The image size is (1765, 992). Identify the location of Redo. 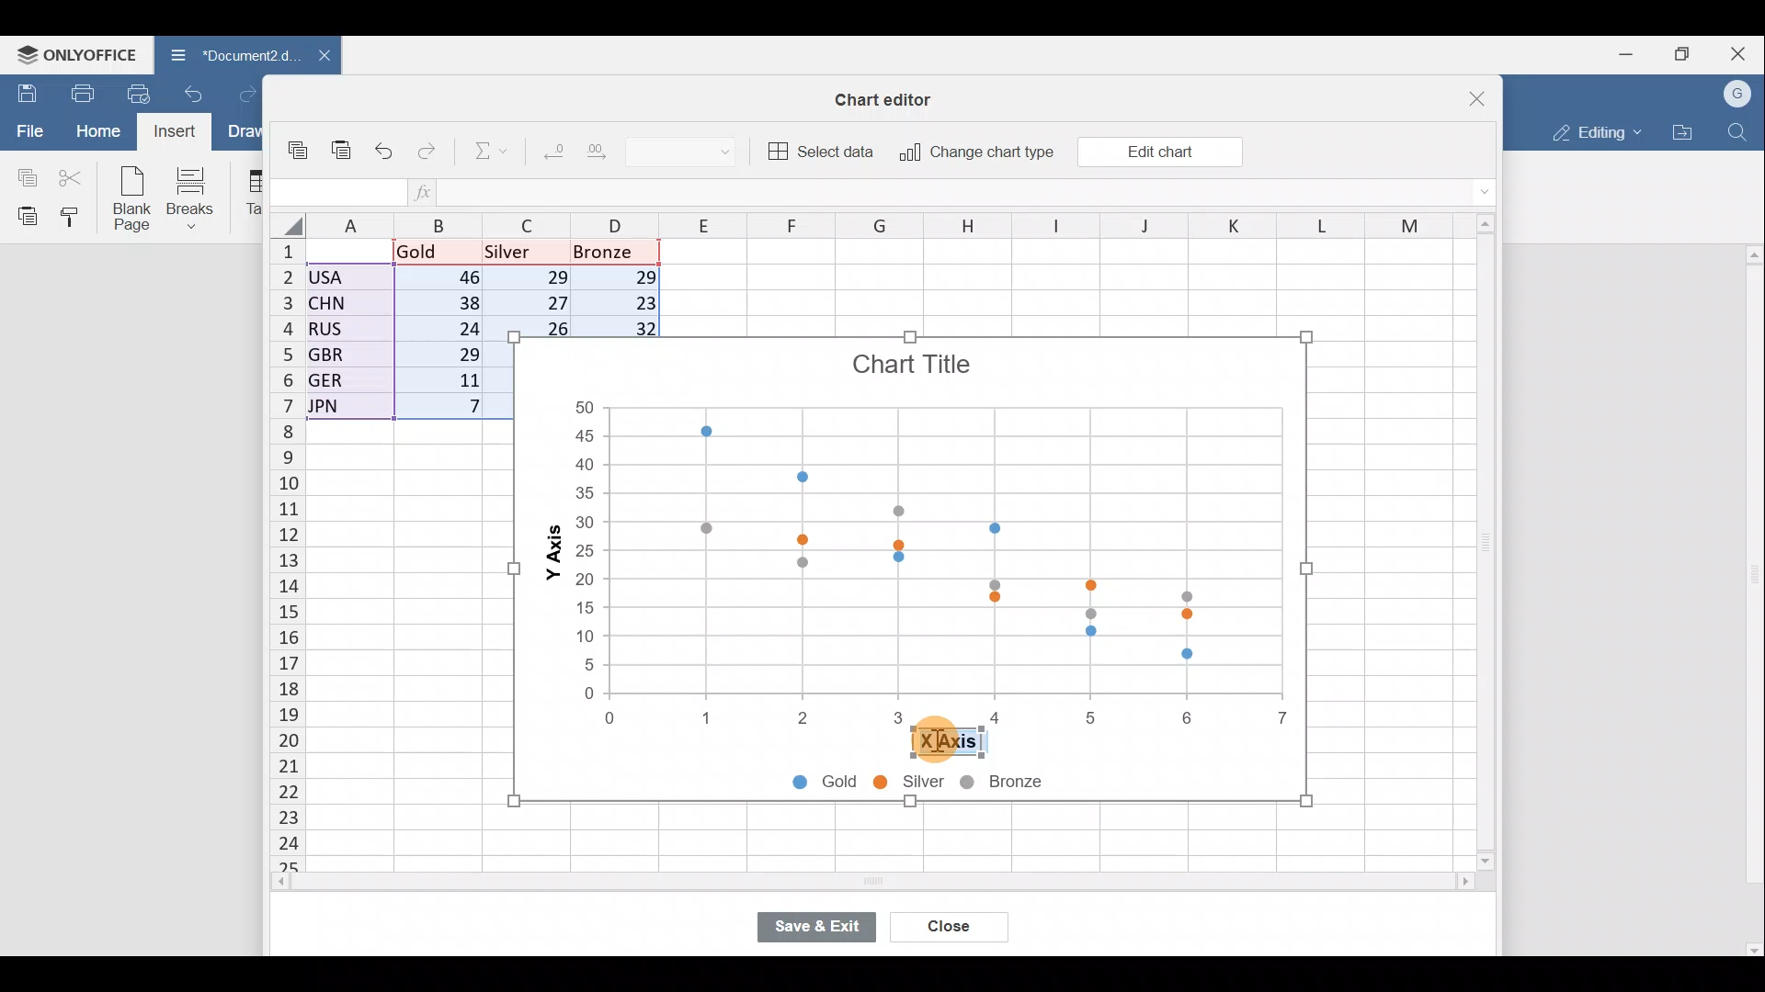
(247, 92).